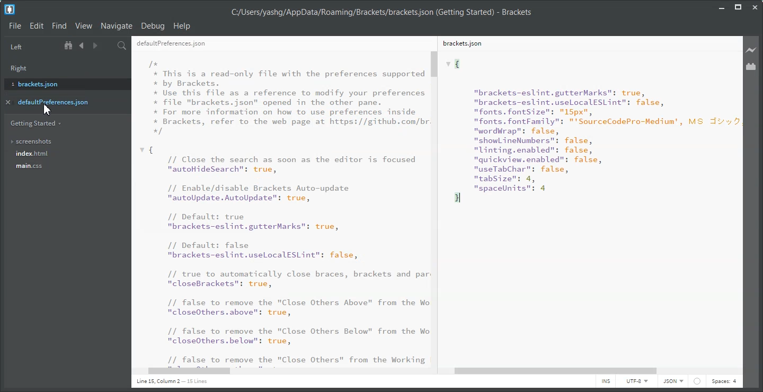  What do you see at coordinates (722, 6) in the screenshot?
I see `Minimize` at bounding box center [722, 6].